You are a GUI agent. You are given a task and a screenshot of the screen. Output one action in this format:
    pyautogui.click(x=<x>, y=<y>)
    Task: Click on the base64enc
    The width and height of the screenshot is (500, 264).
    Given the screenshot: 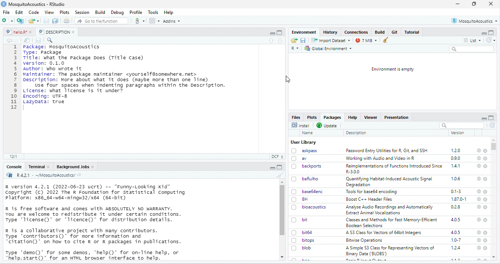 What is the action you would take?
    pyautogui.click(x=307, y=192)
    